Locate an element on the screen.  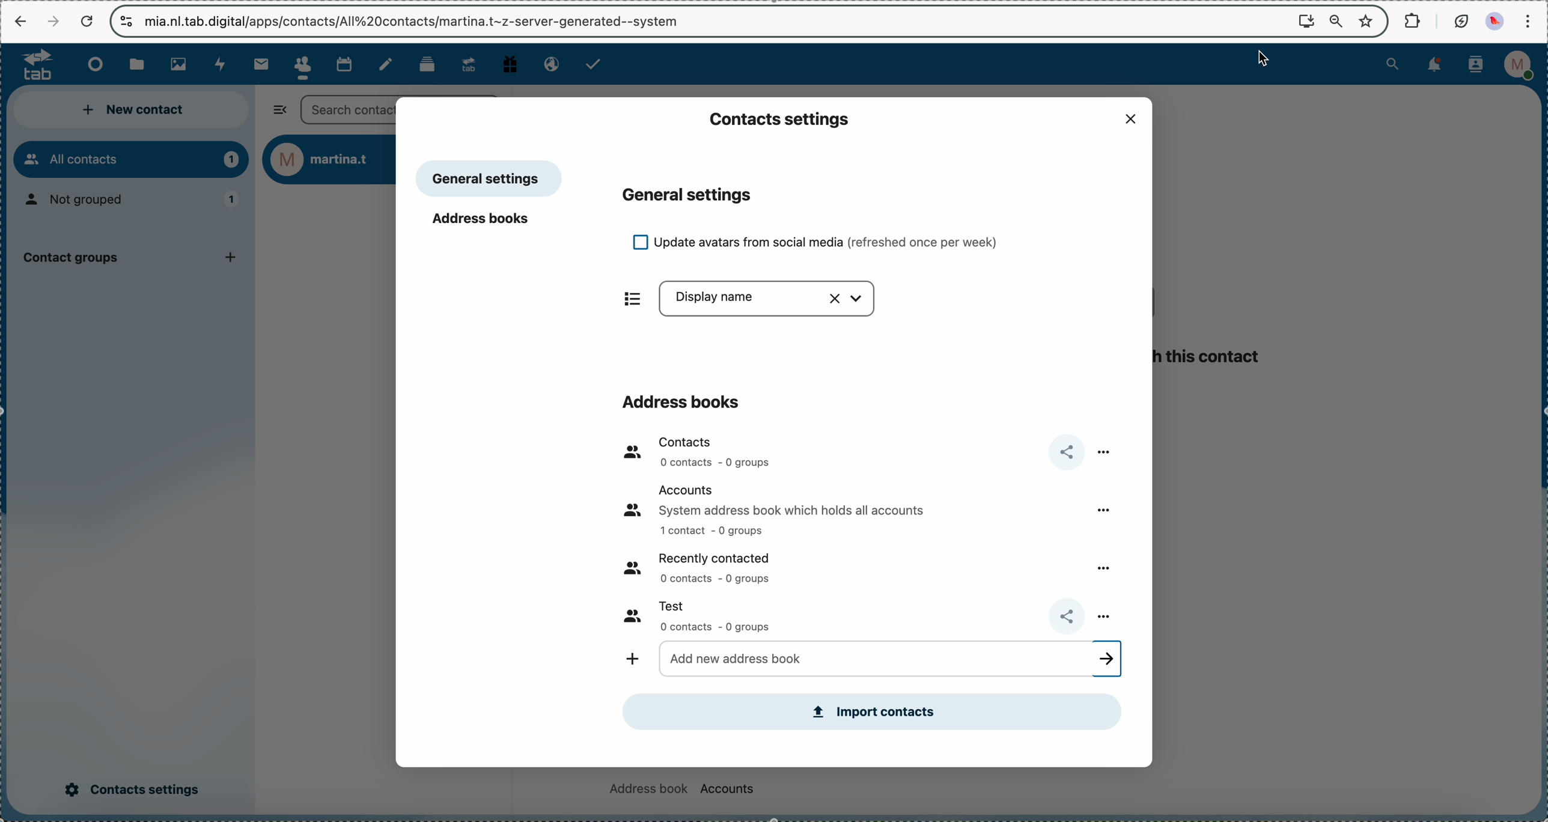
profile is located at coordinates (1518, 65).